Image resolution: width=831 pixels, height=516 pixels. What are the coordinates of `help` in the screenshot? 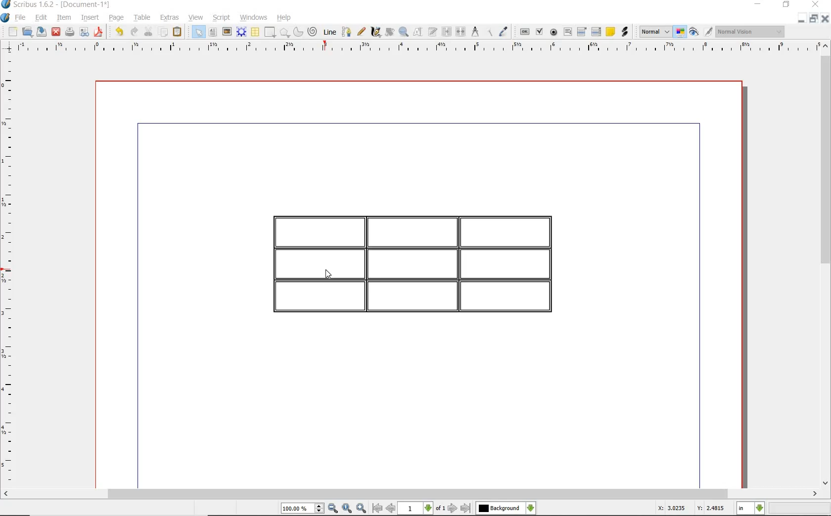 It's located at (283, 18).